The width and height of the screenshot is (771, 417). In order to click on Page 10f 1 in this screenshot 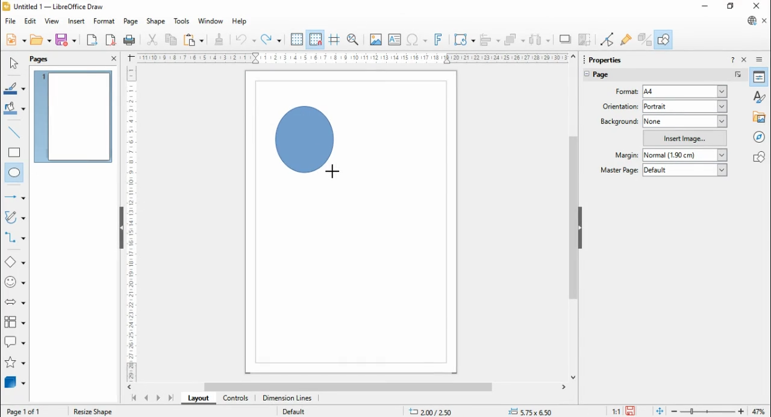, I will do `click(25, 411)`.